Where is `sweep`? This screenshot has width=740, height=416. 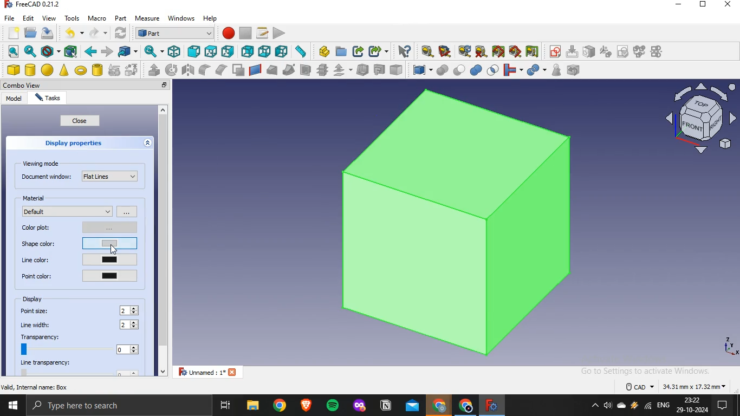 sweep is located at coordinates (289, 69).